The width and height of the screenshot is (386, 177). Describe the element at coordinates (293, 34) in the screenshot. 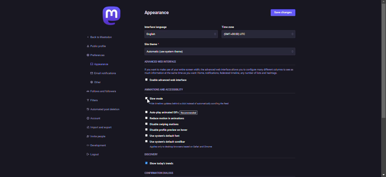

I see `increase/decrease arrows` at that location.